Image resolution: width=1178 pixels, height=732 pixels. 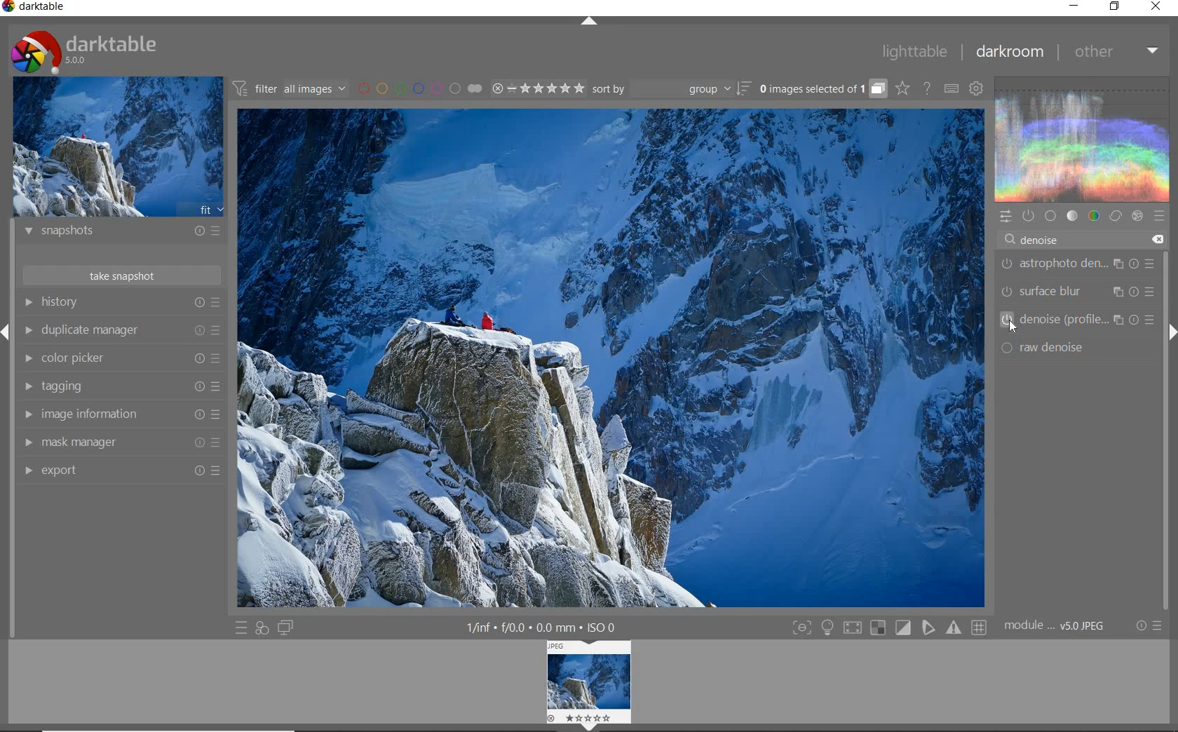 I want to click on delete, so click(x=1156, y=240).